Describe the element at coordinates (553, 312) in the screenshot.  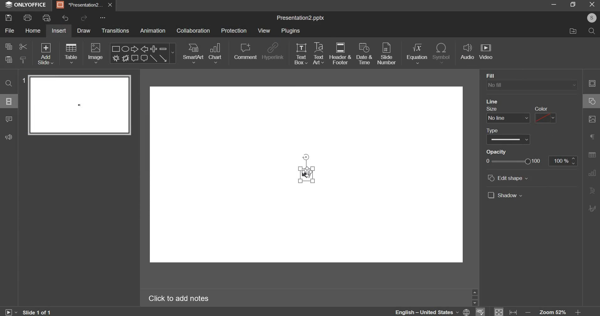
I see `zoom 52%` at that location.